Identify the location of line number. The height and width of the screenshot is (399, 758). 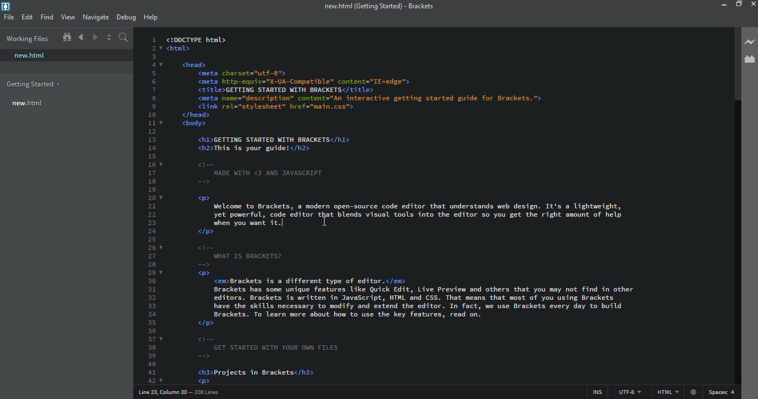
(154, 207).